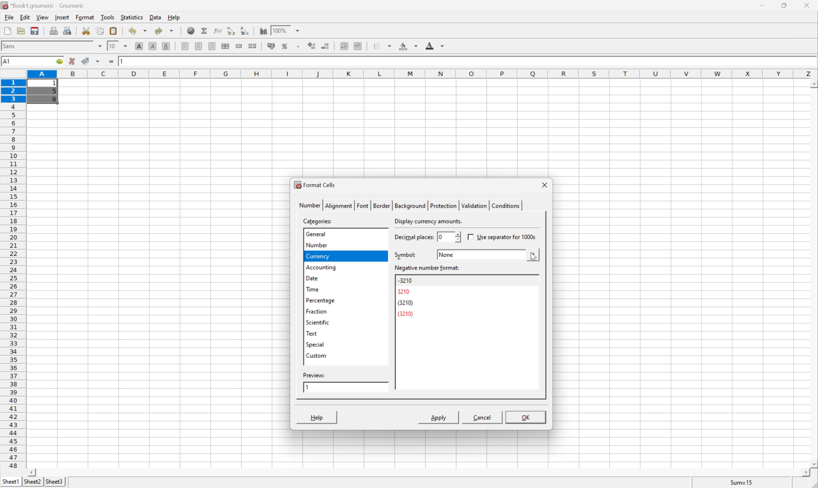 Image resolution: width=818 pixels, height=488 pixels. What do you see at coordinates (263, 30) in the screenshot?
I see `insert chart` at bounding box center [263, 30].